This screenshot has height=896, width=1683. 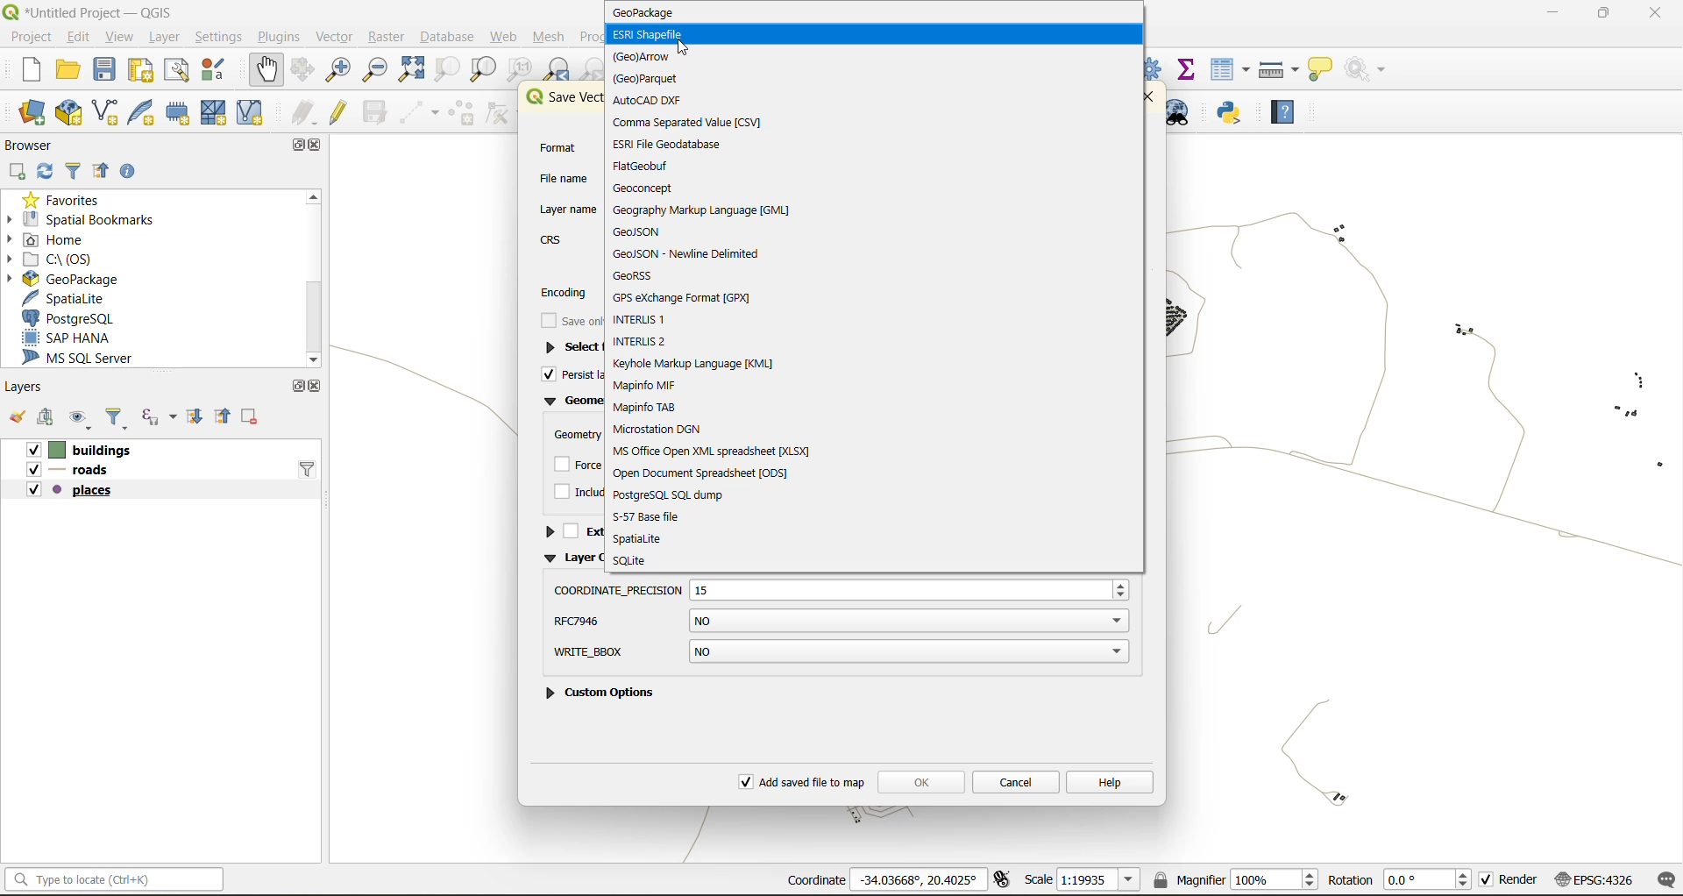 I want to click on scale, so click(x=1083, y=882).